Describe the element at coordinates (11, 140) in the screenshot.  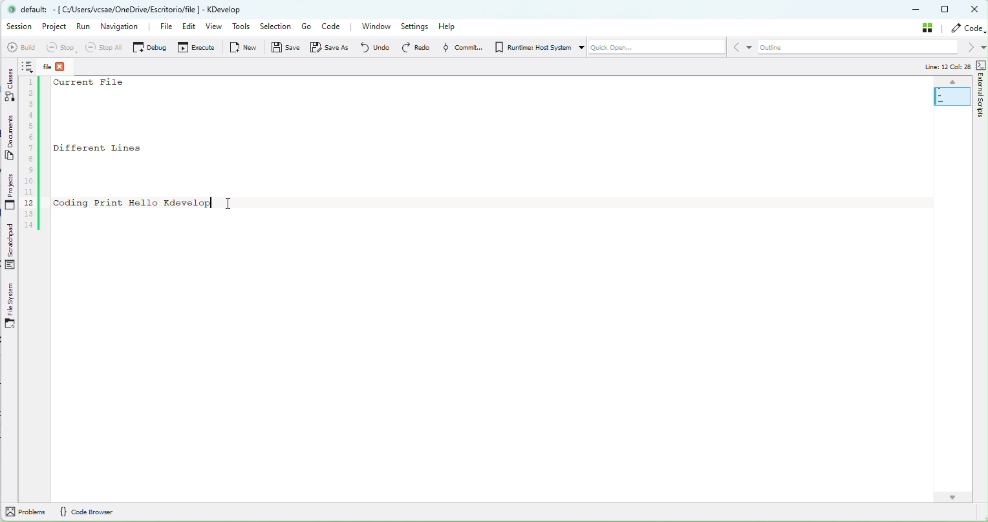
I see `Documents` at that location.